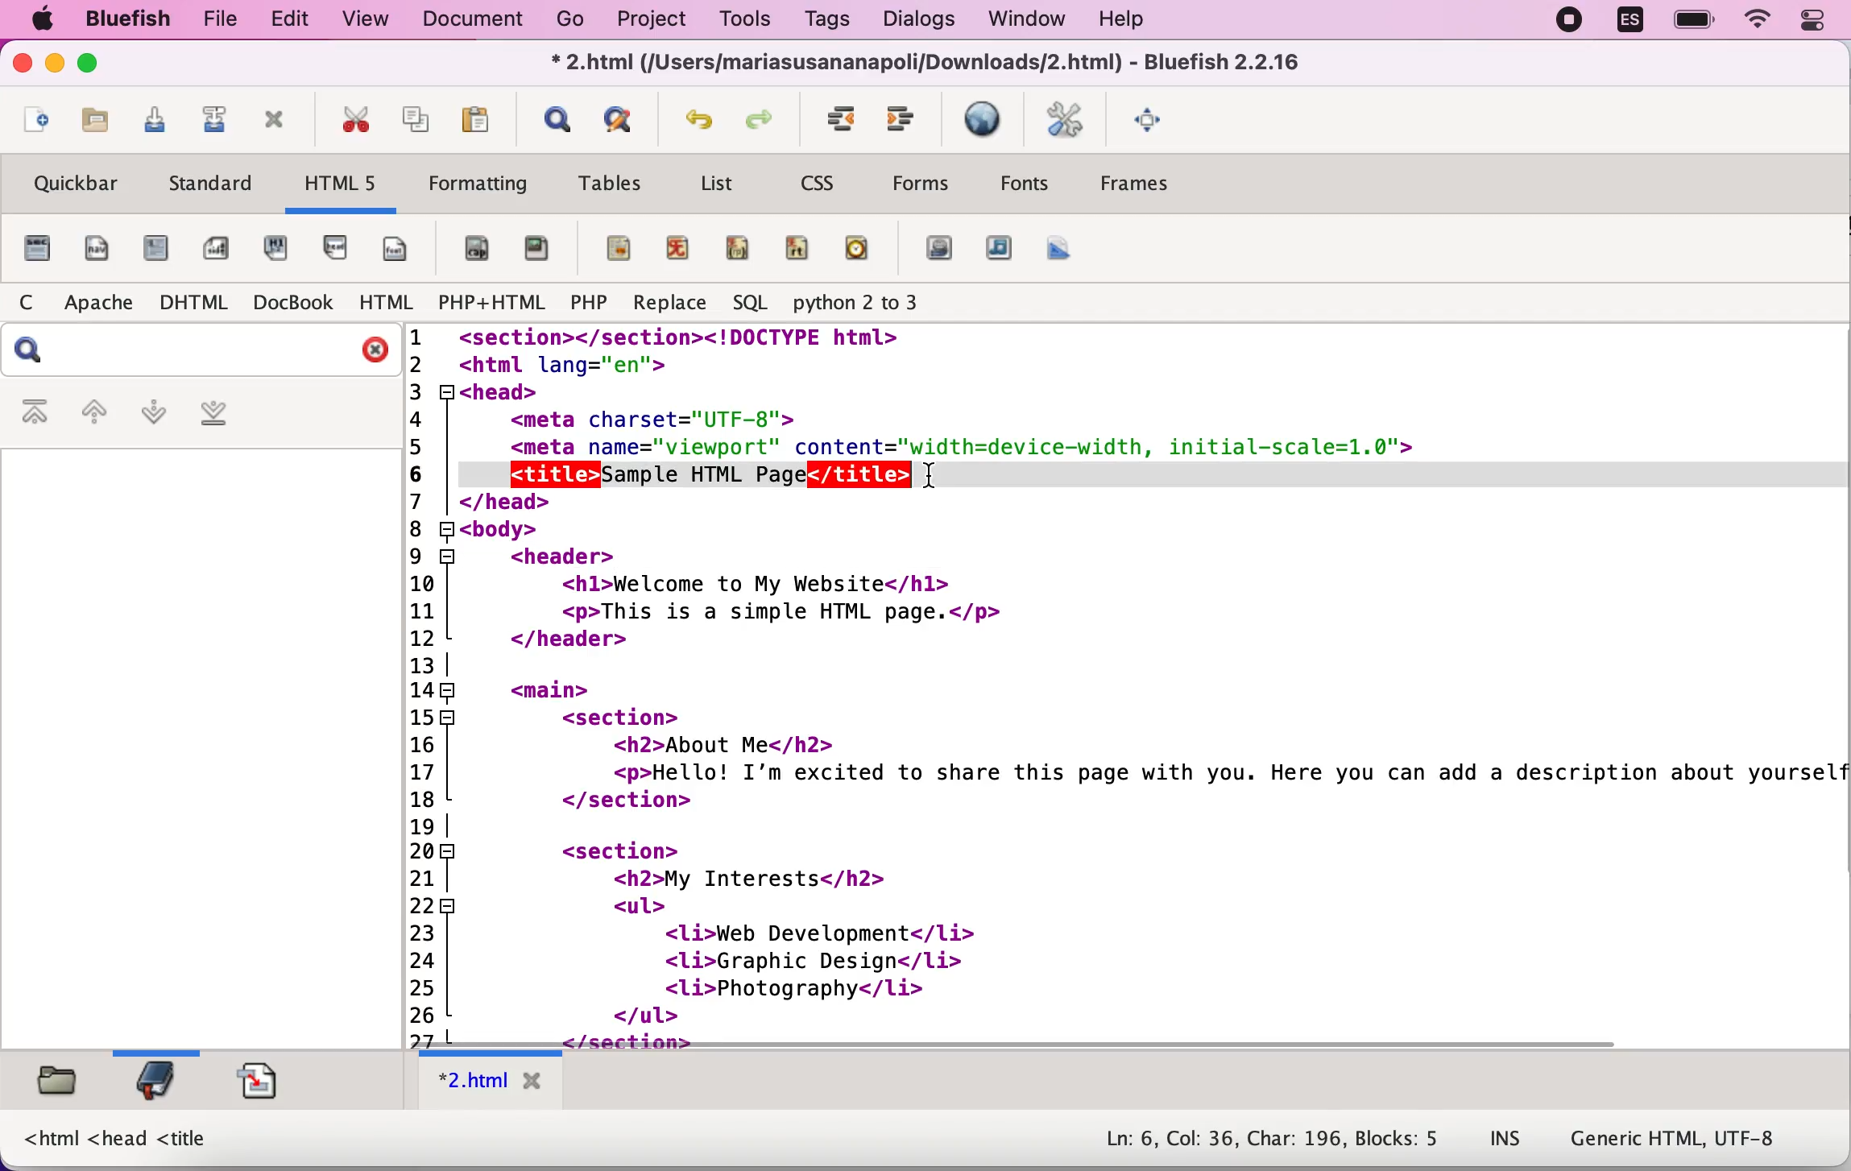 Image resolution: width=1851 pixels, height=1171 pixels. I want to click on fonts, so click(1025, 188).